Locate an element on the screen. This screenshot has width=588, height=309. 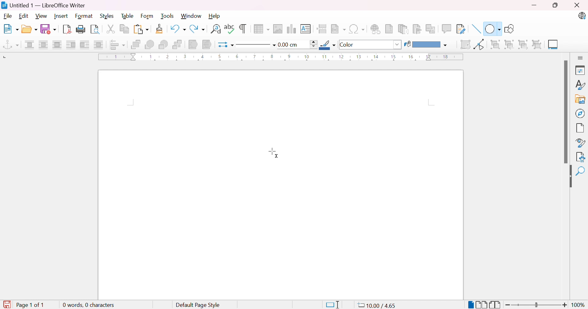
Export as PDF is located at coordinates (66, 29).